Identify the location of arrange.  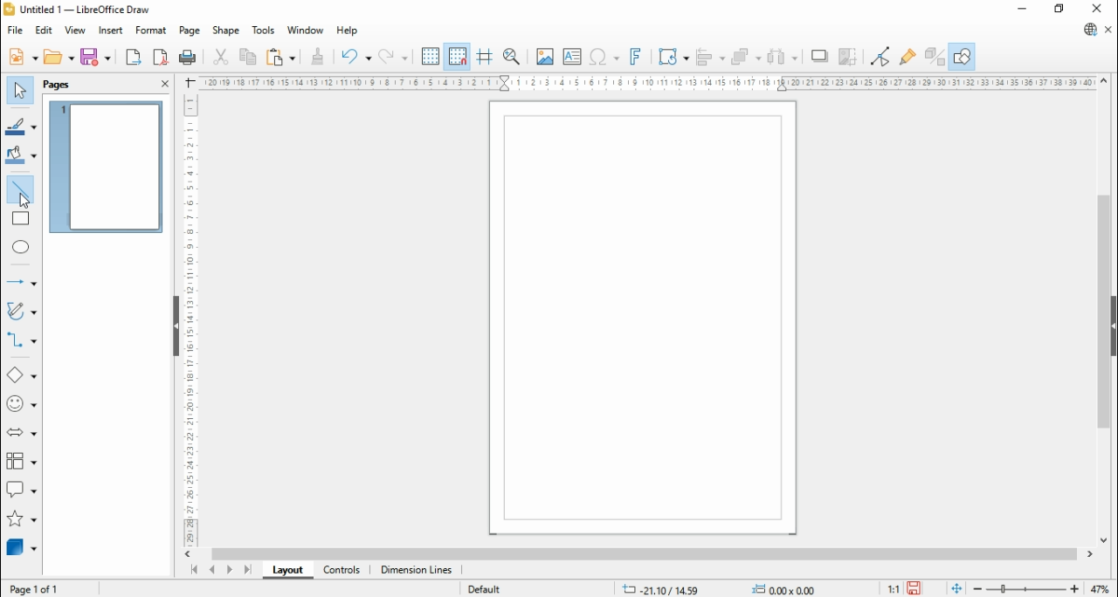
(748, 55).